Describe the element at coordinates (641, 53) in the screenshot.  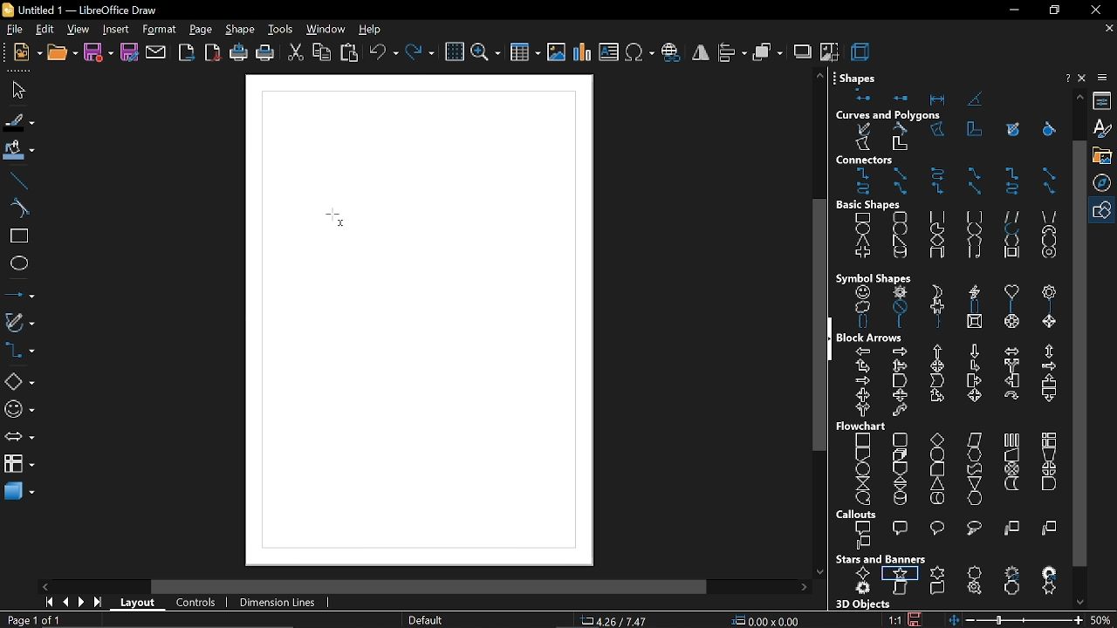
I see `insert symbol` at that location.